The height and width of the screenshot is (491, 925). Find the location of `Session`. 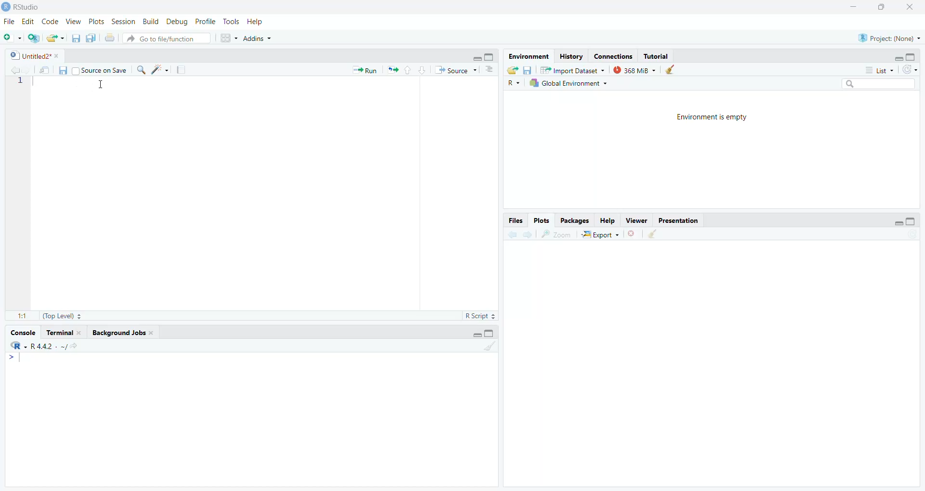

Session is located at coordinates (123, 22).